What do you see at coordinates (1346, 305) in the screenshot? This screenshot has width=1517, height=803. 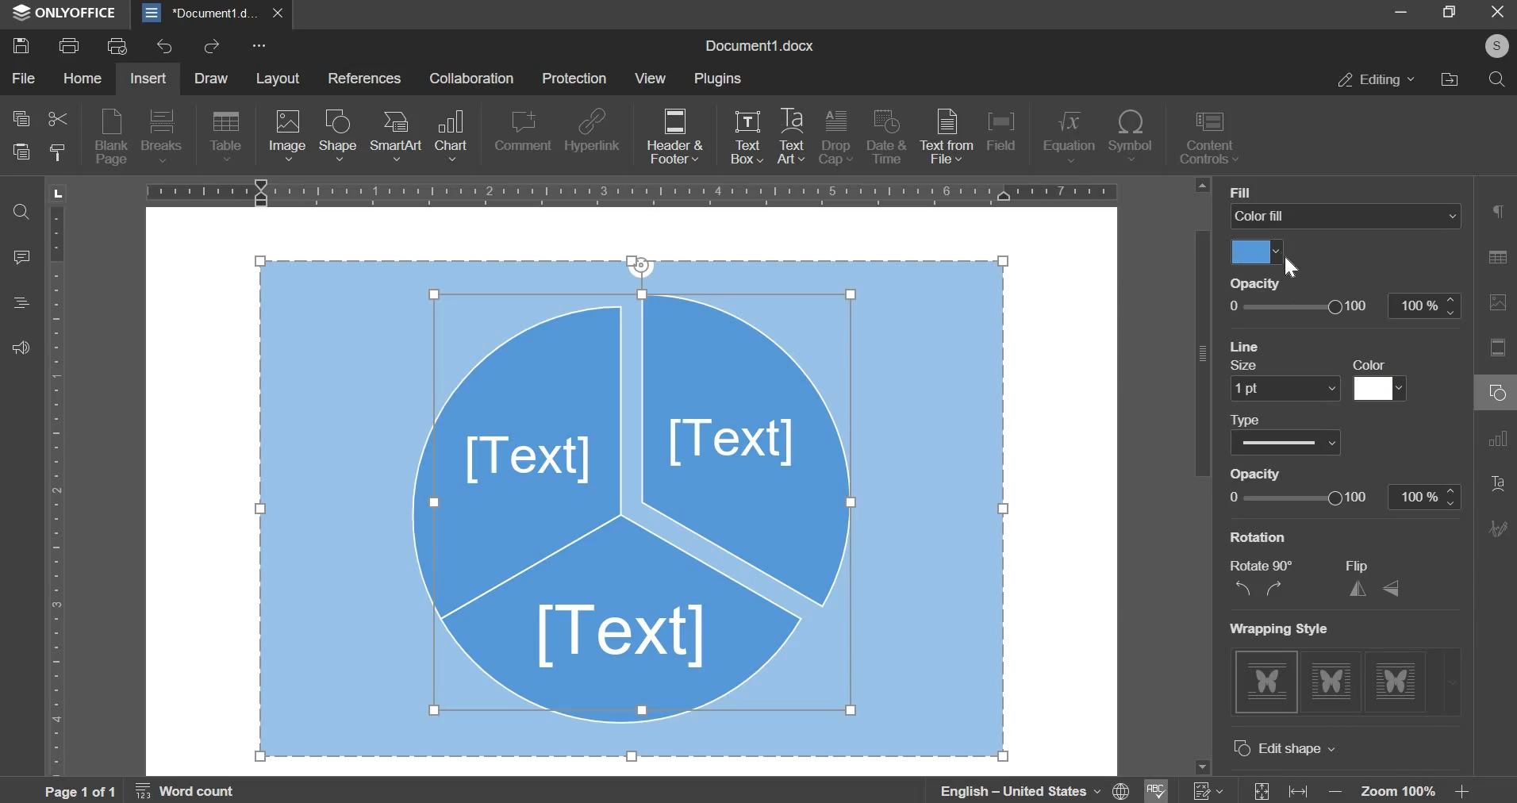 I see `opacity slider` at bounding box center [1346, 305].